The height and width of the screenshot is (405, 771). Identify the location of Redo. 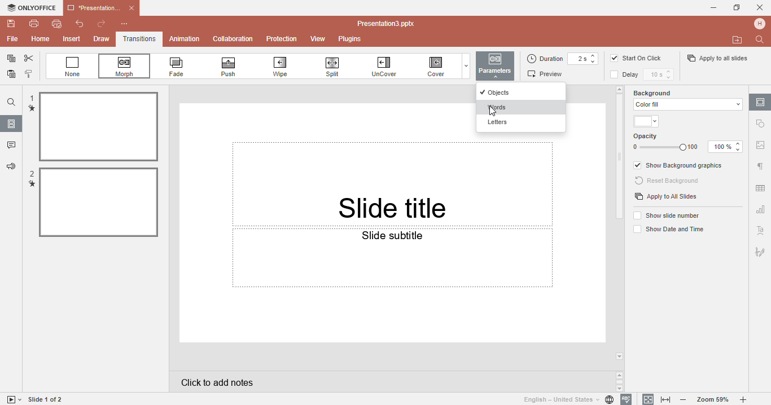
(101, 24).